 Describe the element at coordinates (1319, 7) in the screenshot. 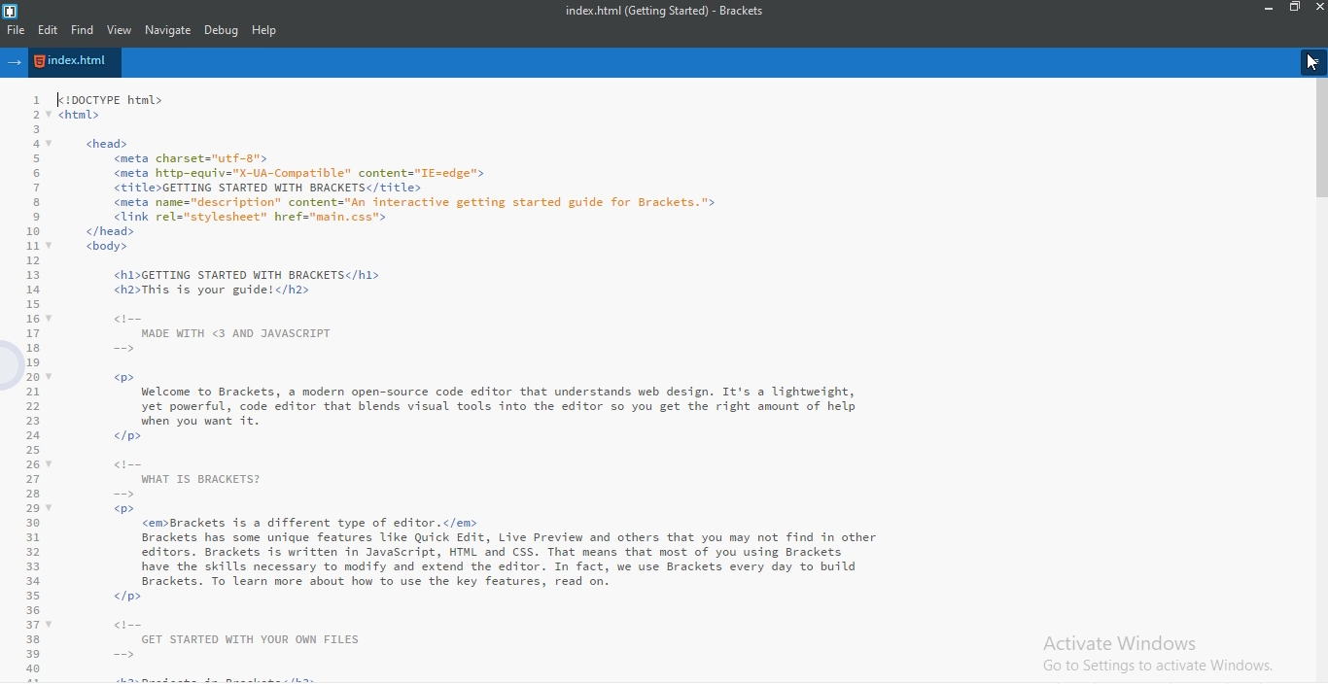

I see `close` at that location.